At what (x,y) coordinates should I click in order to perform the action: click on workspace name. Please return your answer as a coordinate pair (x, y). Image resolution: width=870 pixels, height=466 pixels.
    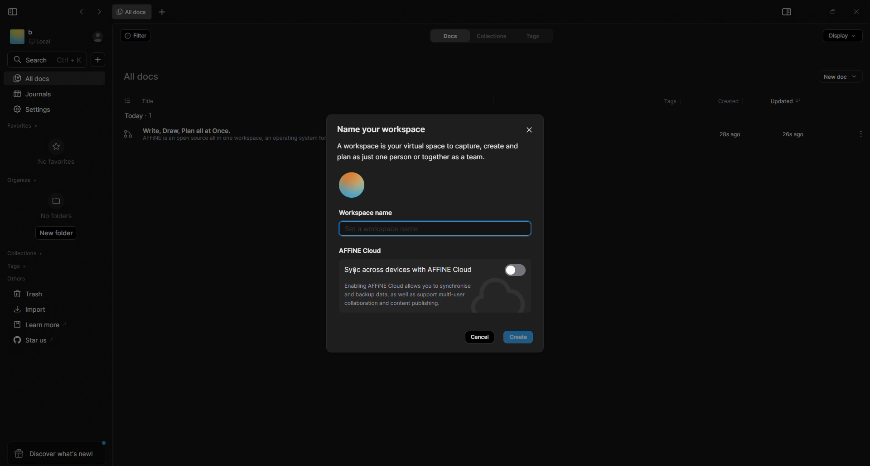
    Looking at the image, I should click on (371, 213).